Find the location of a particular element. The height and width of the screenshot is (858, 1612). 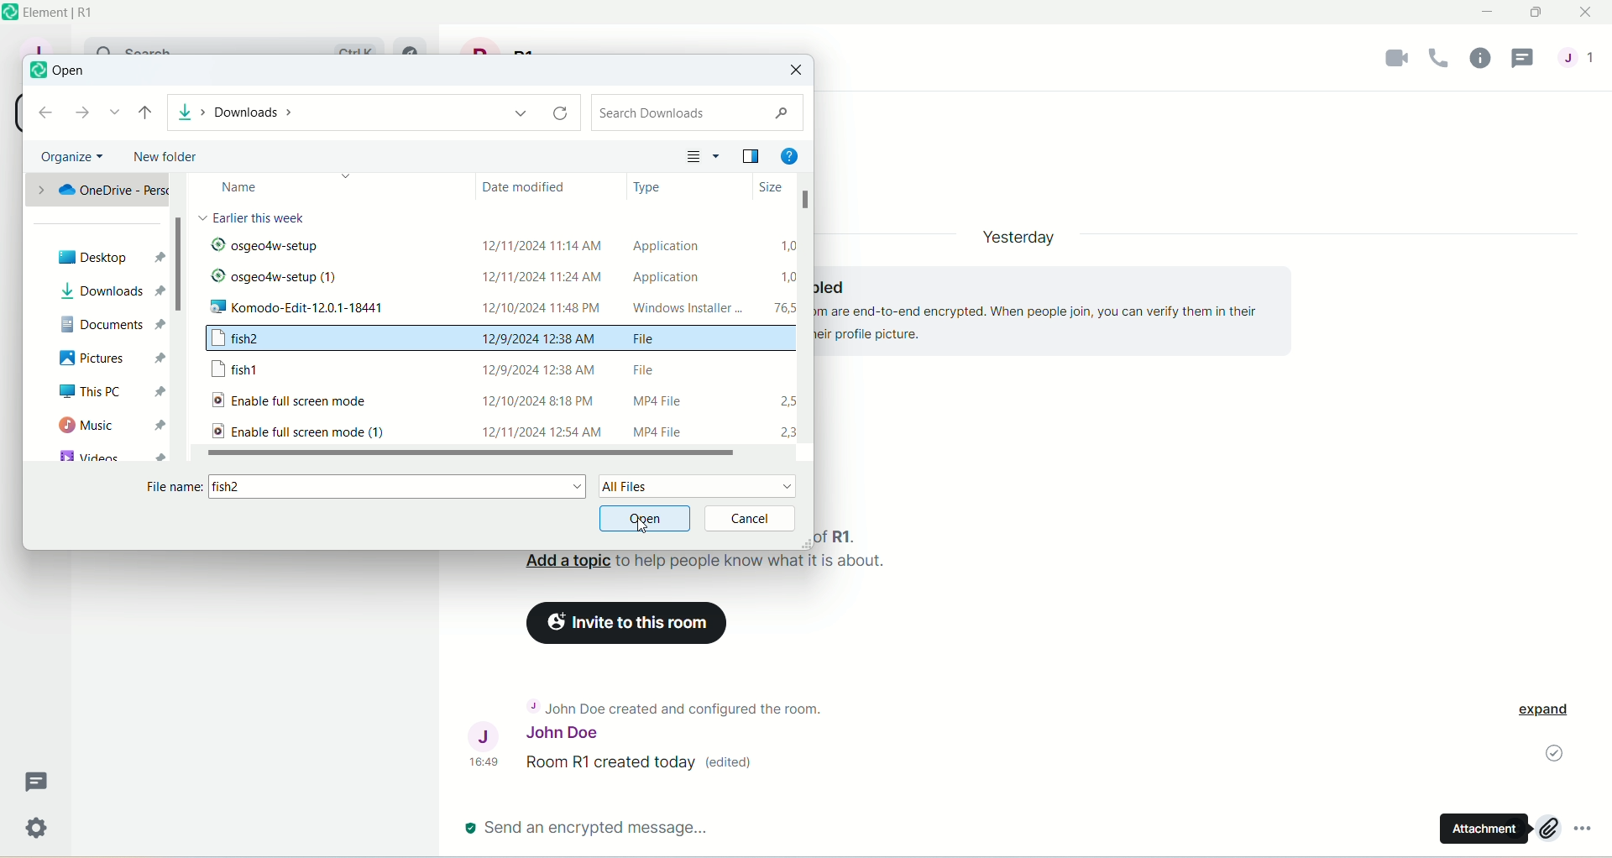

search is located at coordinates (699, 112).